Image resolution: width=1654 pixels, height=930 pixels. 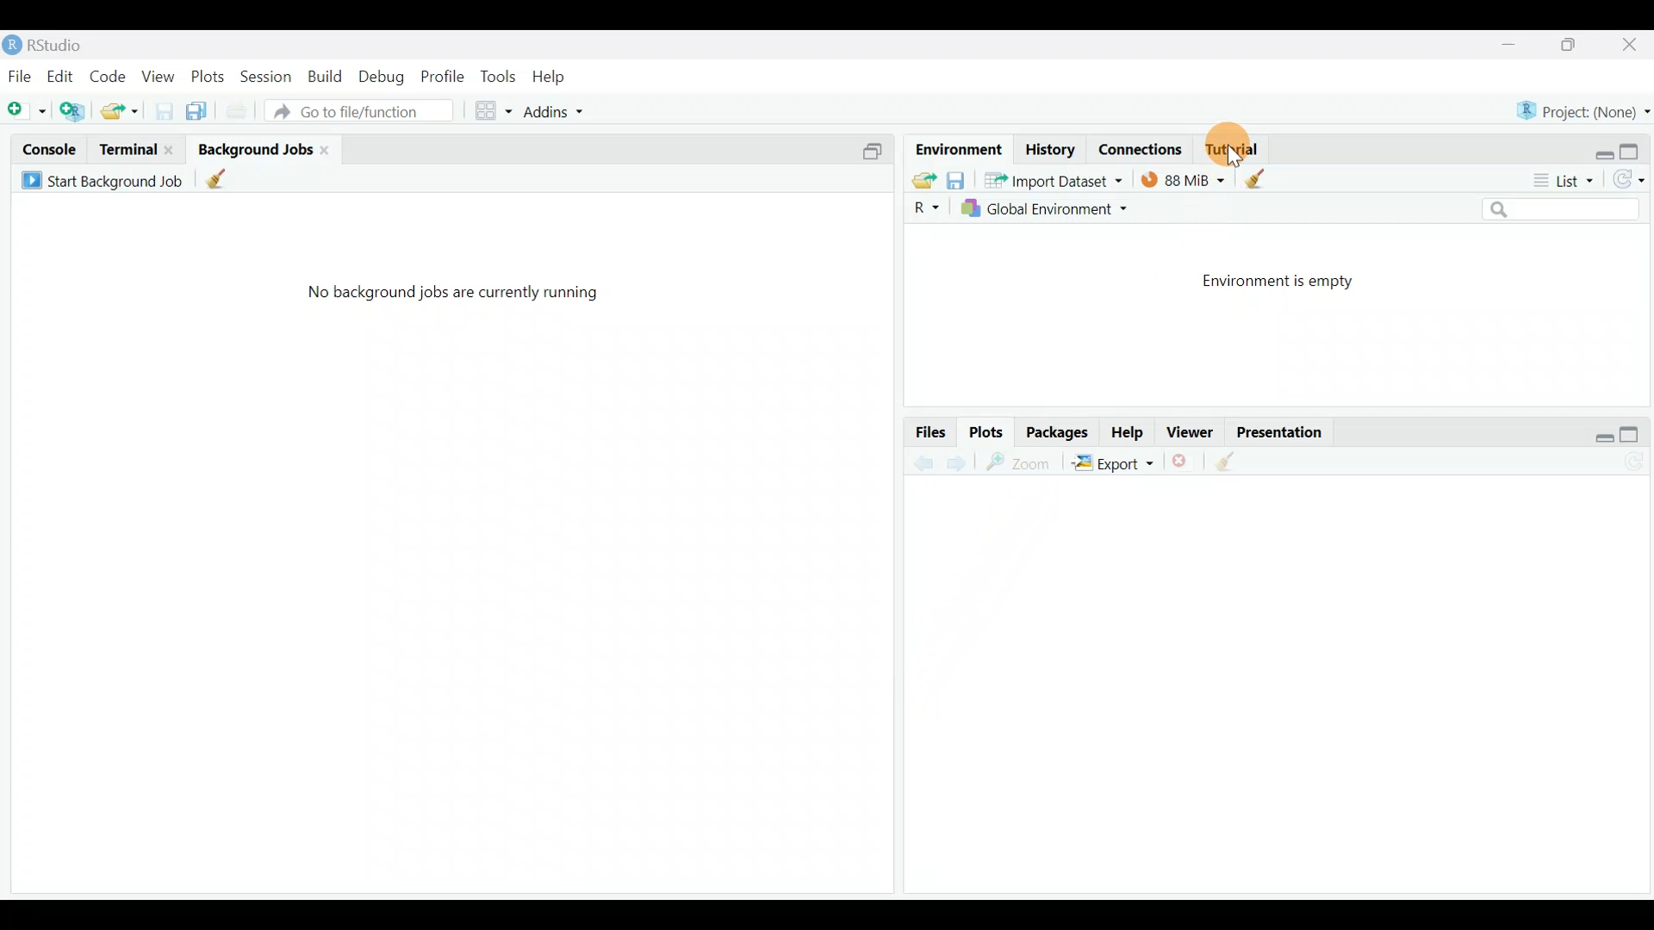 I want to click on Search bar, so click(x=1570, y=211).